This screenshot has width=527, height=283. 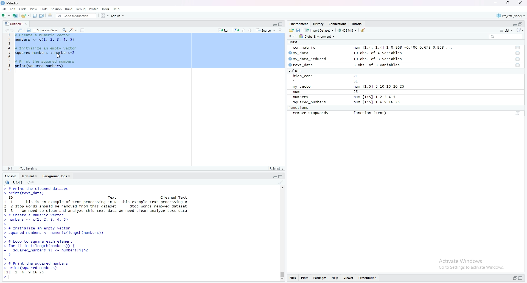 I want to click on Source, so click(x=265, y=30).